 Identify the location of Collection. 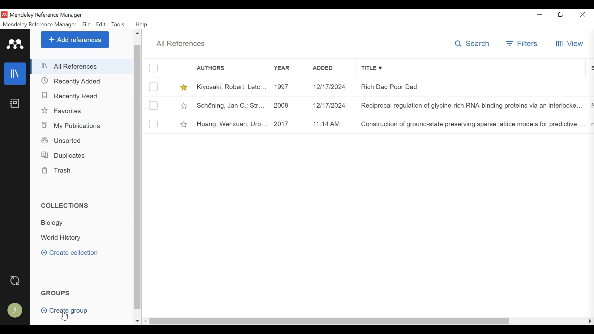
(65, 205).